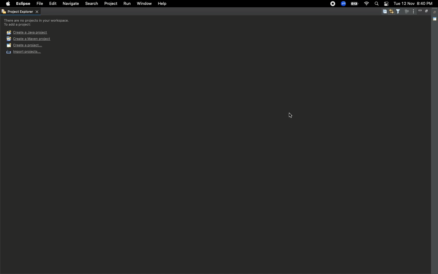  I want to click on Focus on active task, so click(406, 12).